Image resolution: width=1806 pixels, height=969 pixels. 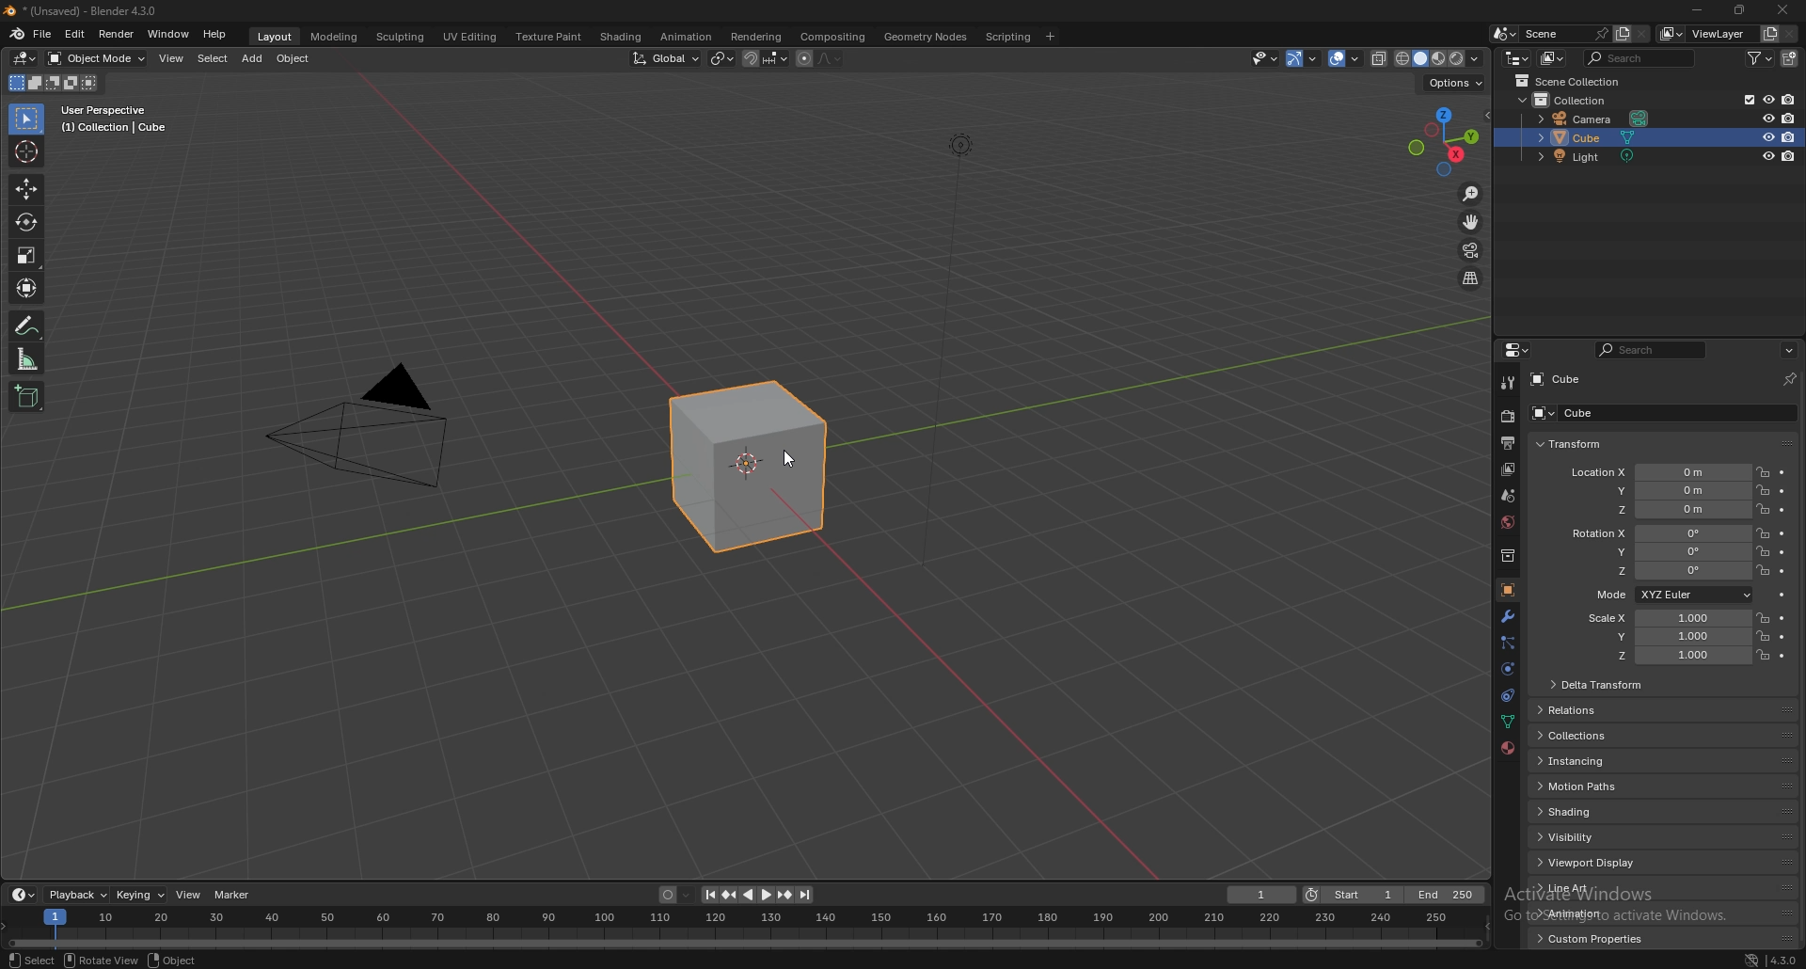 I want to click on zoom, so click(x=1471, y=194).